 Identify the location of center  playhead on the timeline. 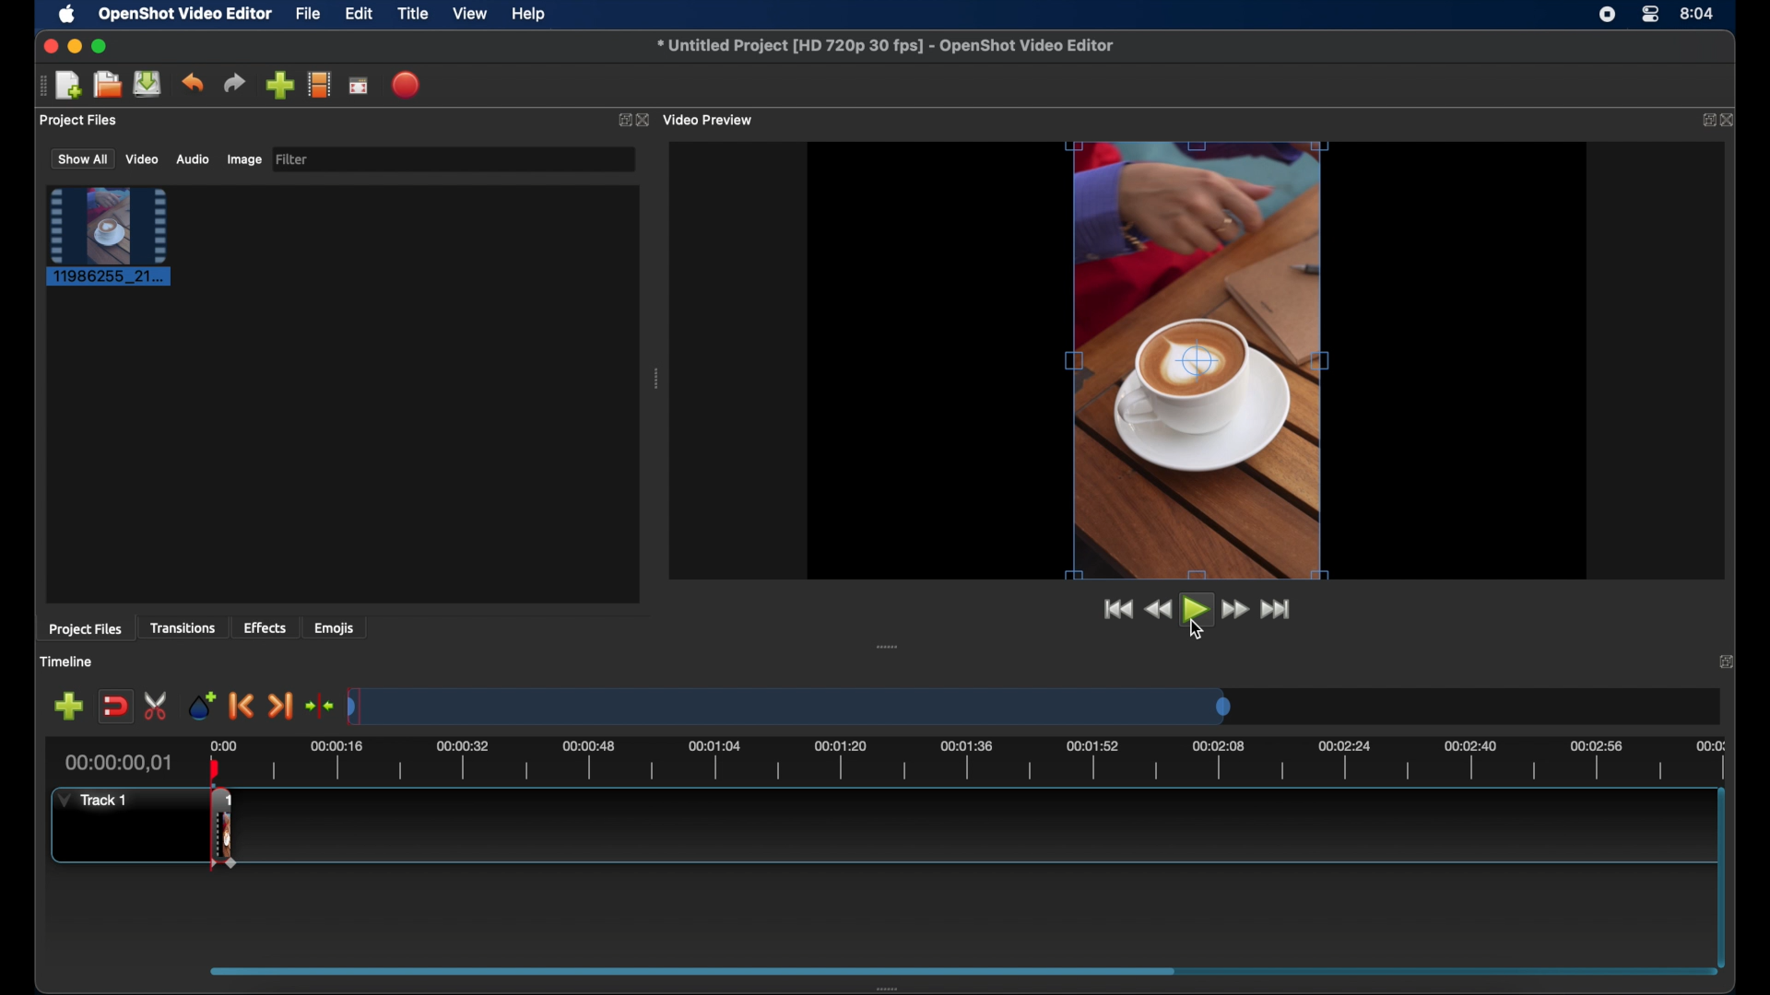
(319, 704).